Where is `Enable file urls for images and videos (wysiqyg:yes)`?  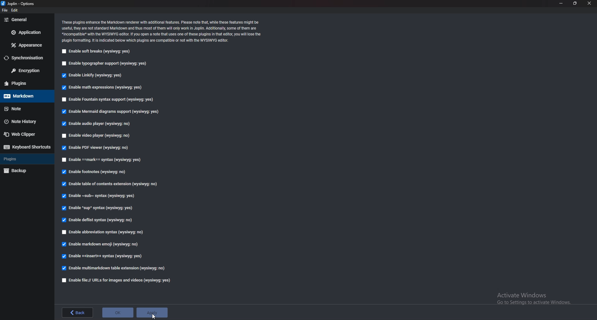 Enable file urls for images and videos (wysiqyg:yes) is located at coordinates (117, 280).